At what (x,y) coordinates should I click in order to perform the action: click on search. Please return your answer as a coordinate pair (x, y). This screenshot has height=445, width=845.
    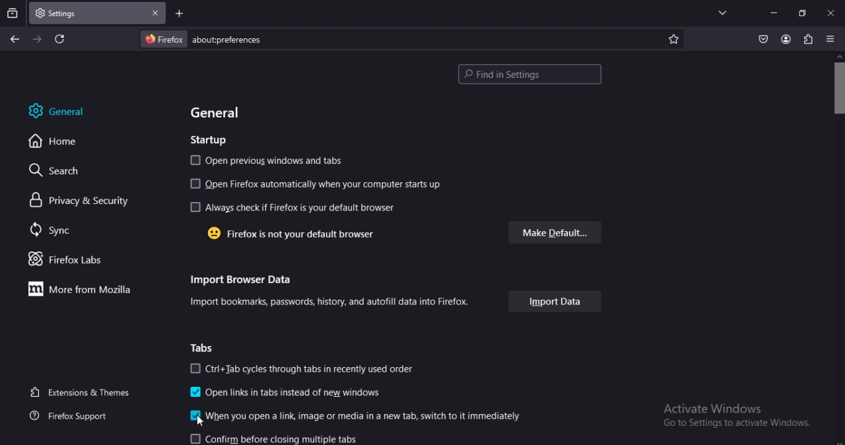
    Looking at the image, I should click on (62, 171).